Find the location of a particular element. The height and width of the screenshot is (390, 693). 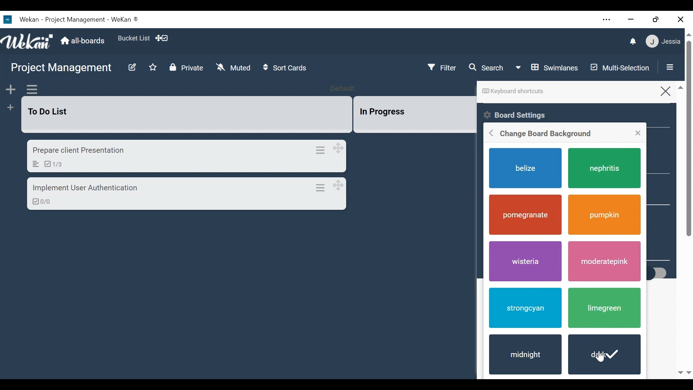

limegreen is located at coordinates (605, 309).